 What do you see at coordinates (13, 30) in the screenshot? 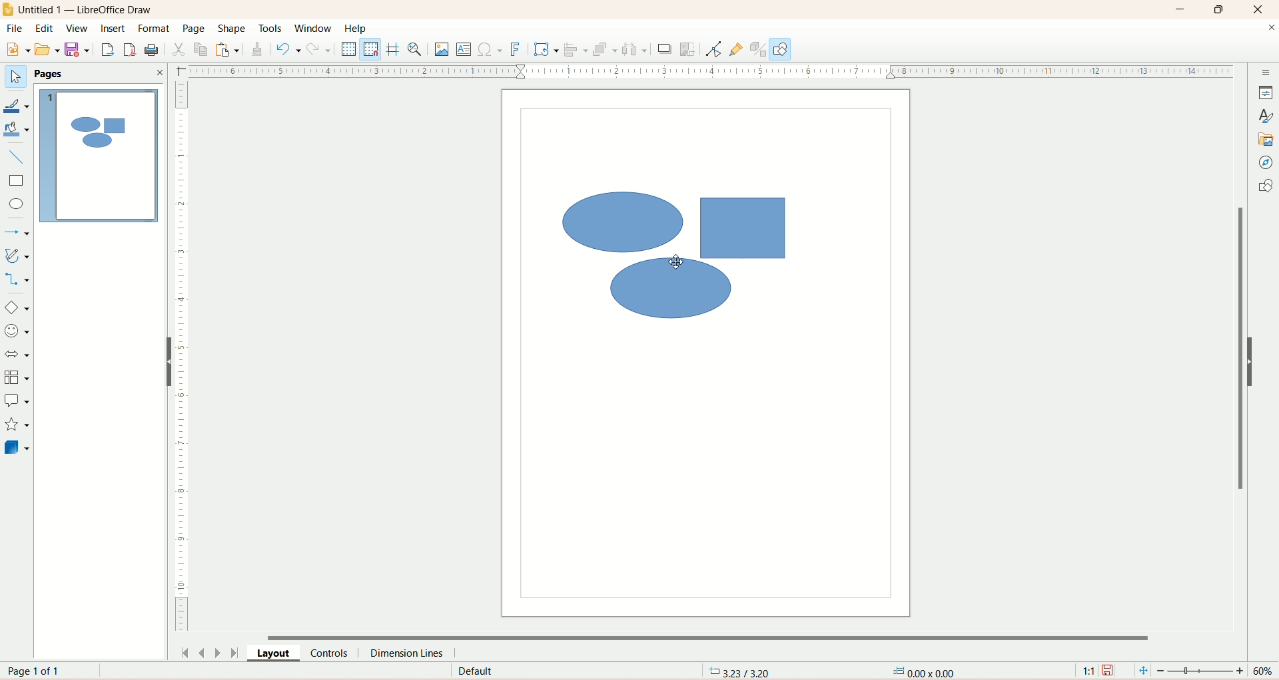
I see `file` at bounding box center [13, 30].